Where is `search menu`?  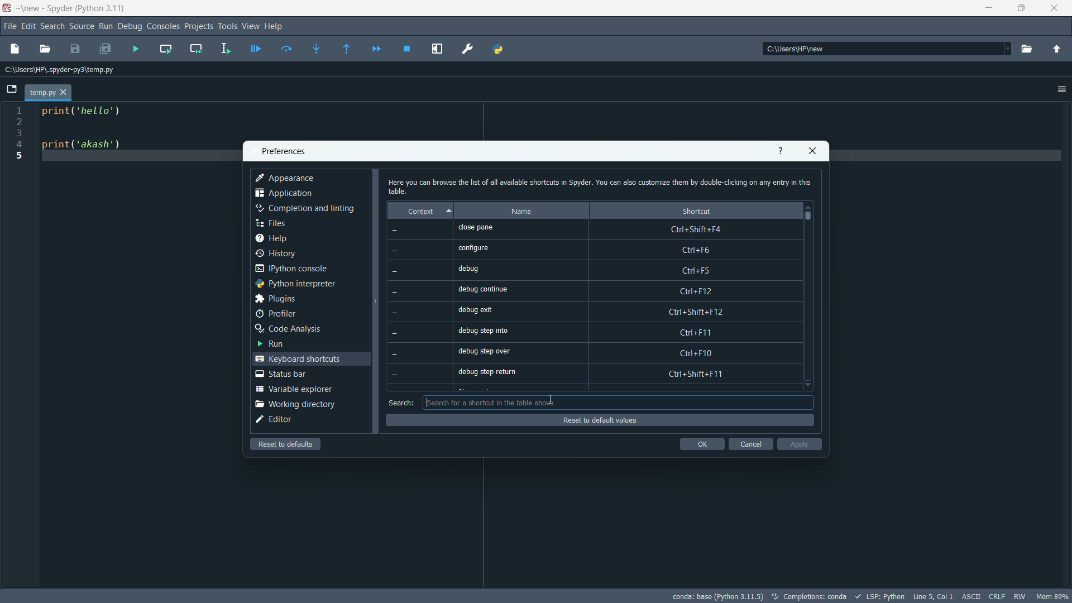
search menu is located at coordinates (53, 25).